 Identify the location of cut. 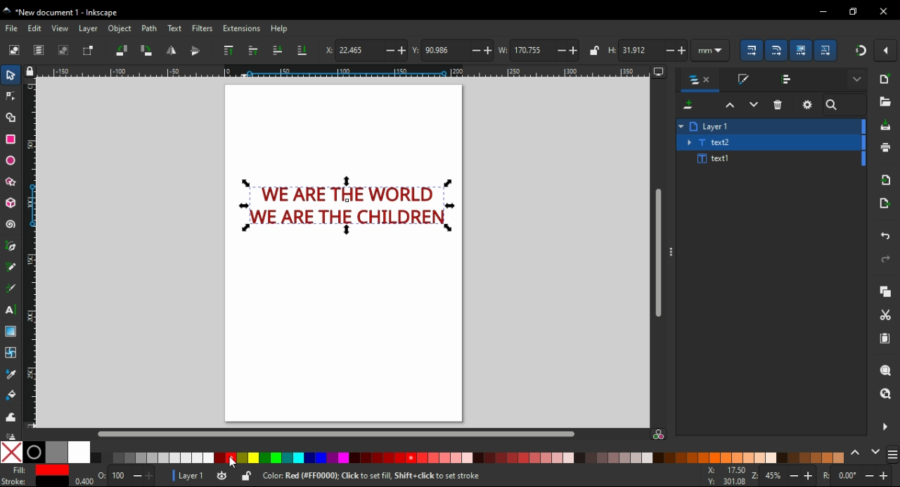
(887, 316).